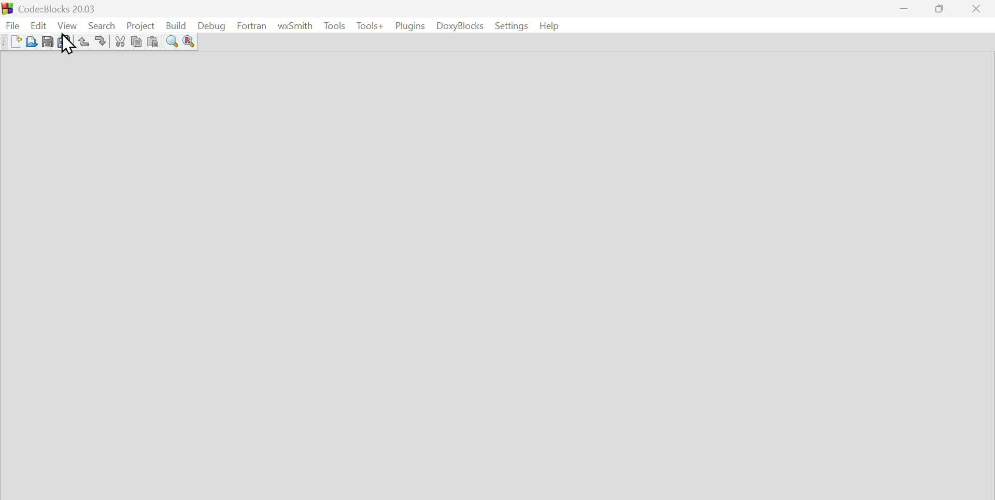 This screenshot has width=995, height=500. What do you see at coordinates (152, 40) in the screenshot?
I see `Paste` at bounding box center [152, 40].